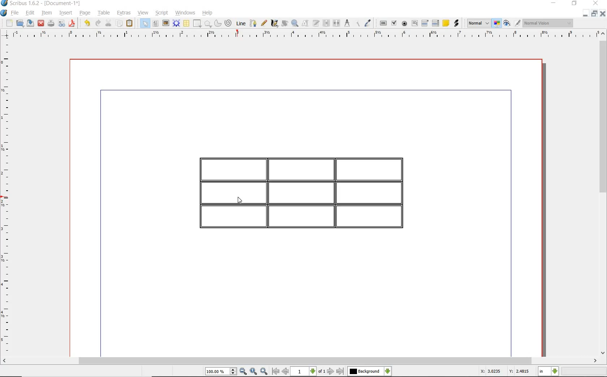 Image resolution: width=607 pixels, height=377 pixels. What do you see at coordinates (305, 23) in the screenshot?
I see `edit content of frame` at bounding box center [305, 23].